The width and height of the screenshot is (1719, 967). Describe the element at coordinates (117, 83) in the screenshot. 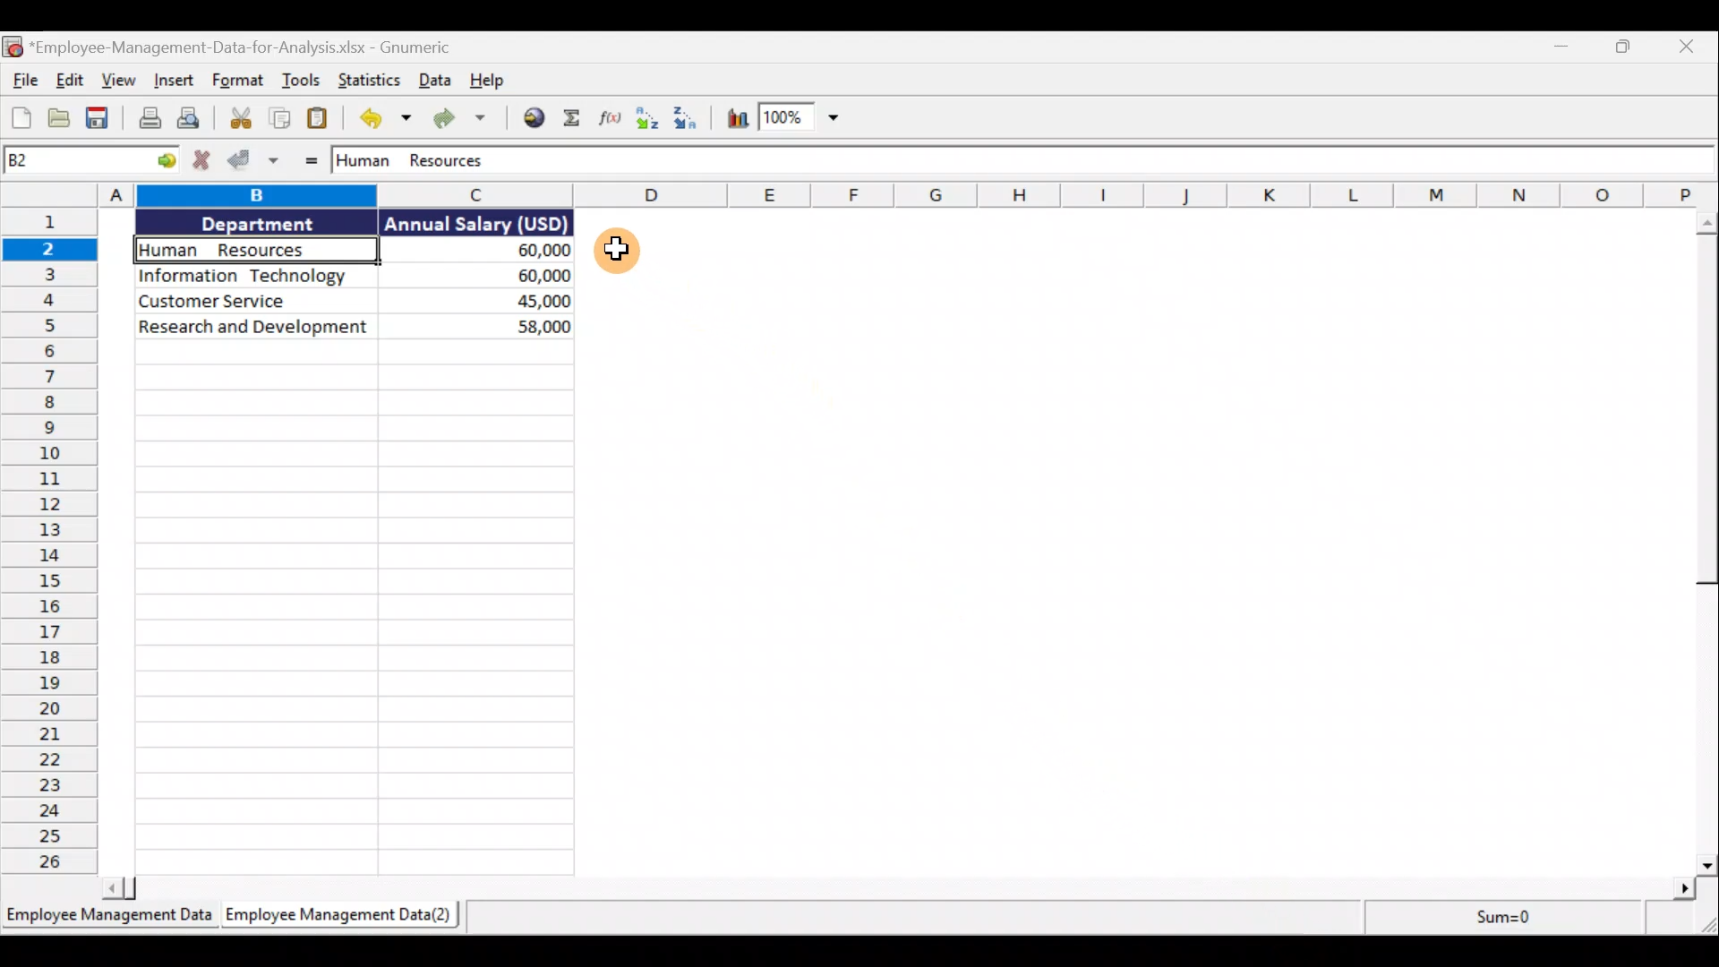

I see `View` at that location.